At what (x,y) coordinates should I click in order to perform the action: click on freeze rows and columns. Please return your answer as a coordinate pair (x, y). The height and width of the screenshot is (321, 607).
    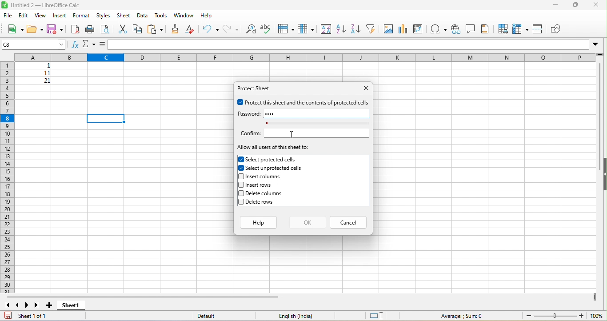
    Looking at the image, I should click on (520, 29).